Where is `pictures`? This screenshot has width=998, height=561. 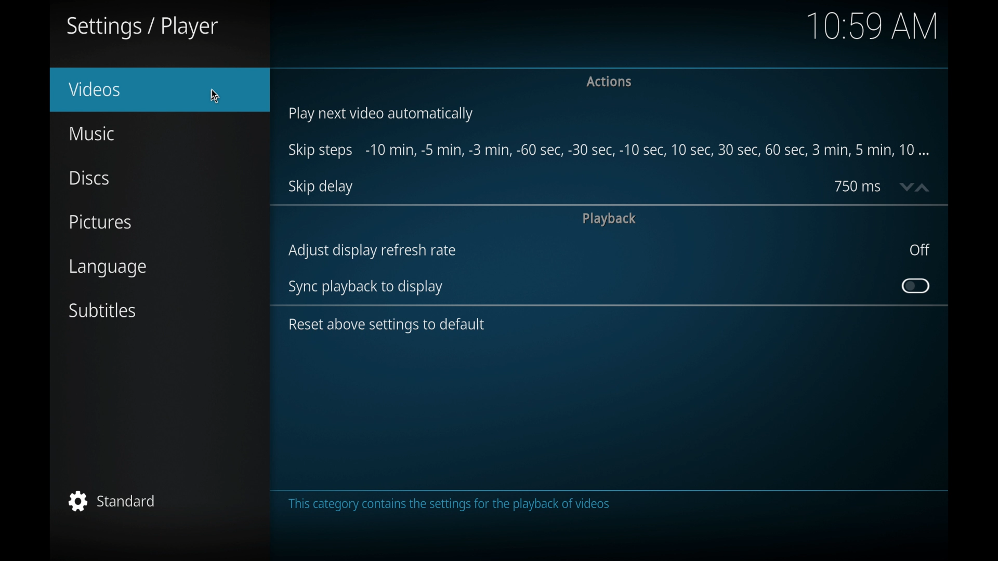 pictures is located at coordinates (100, 223).